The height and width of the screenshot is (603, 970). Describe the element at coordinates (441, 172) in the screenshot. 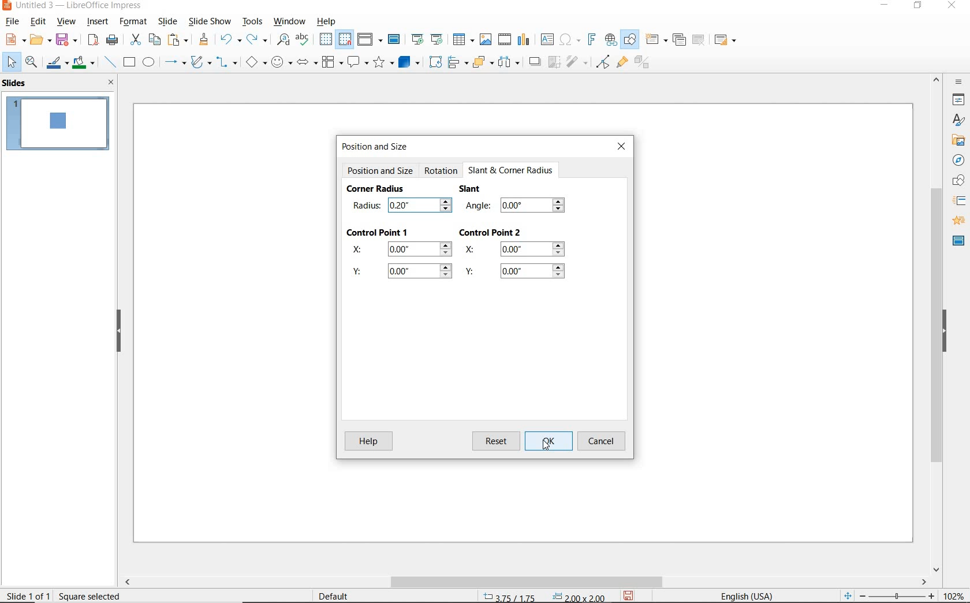

I see `ROTATION` at that location.